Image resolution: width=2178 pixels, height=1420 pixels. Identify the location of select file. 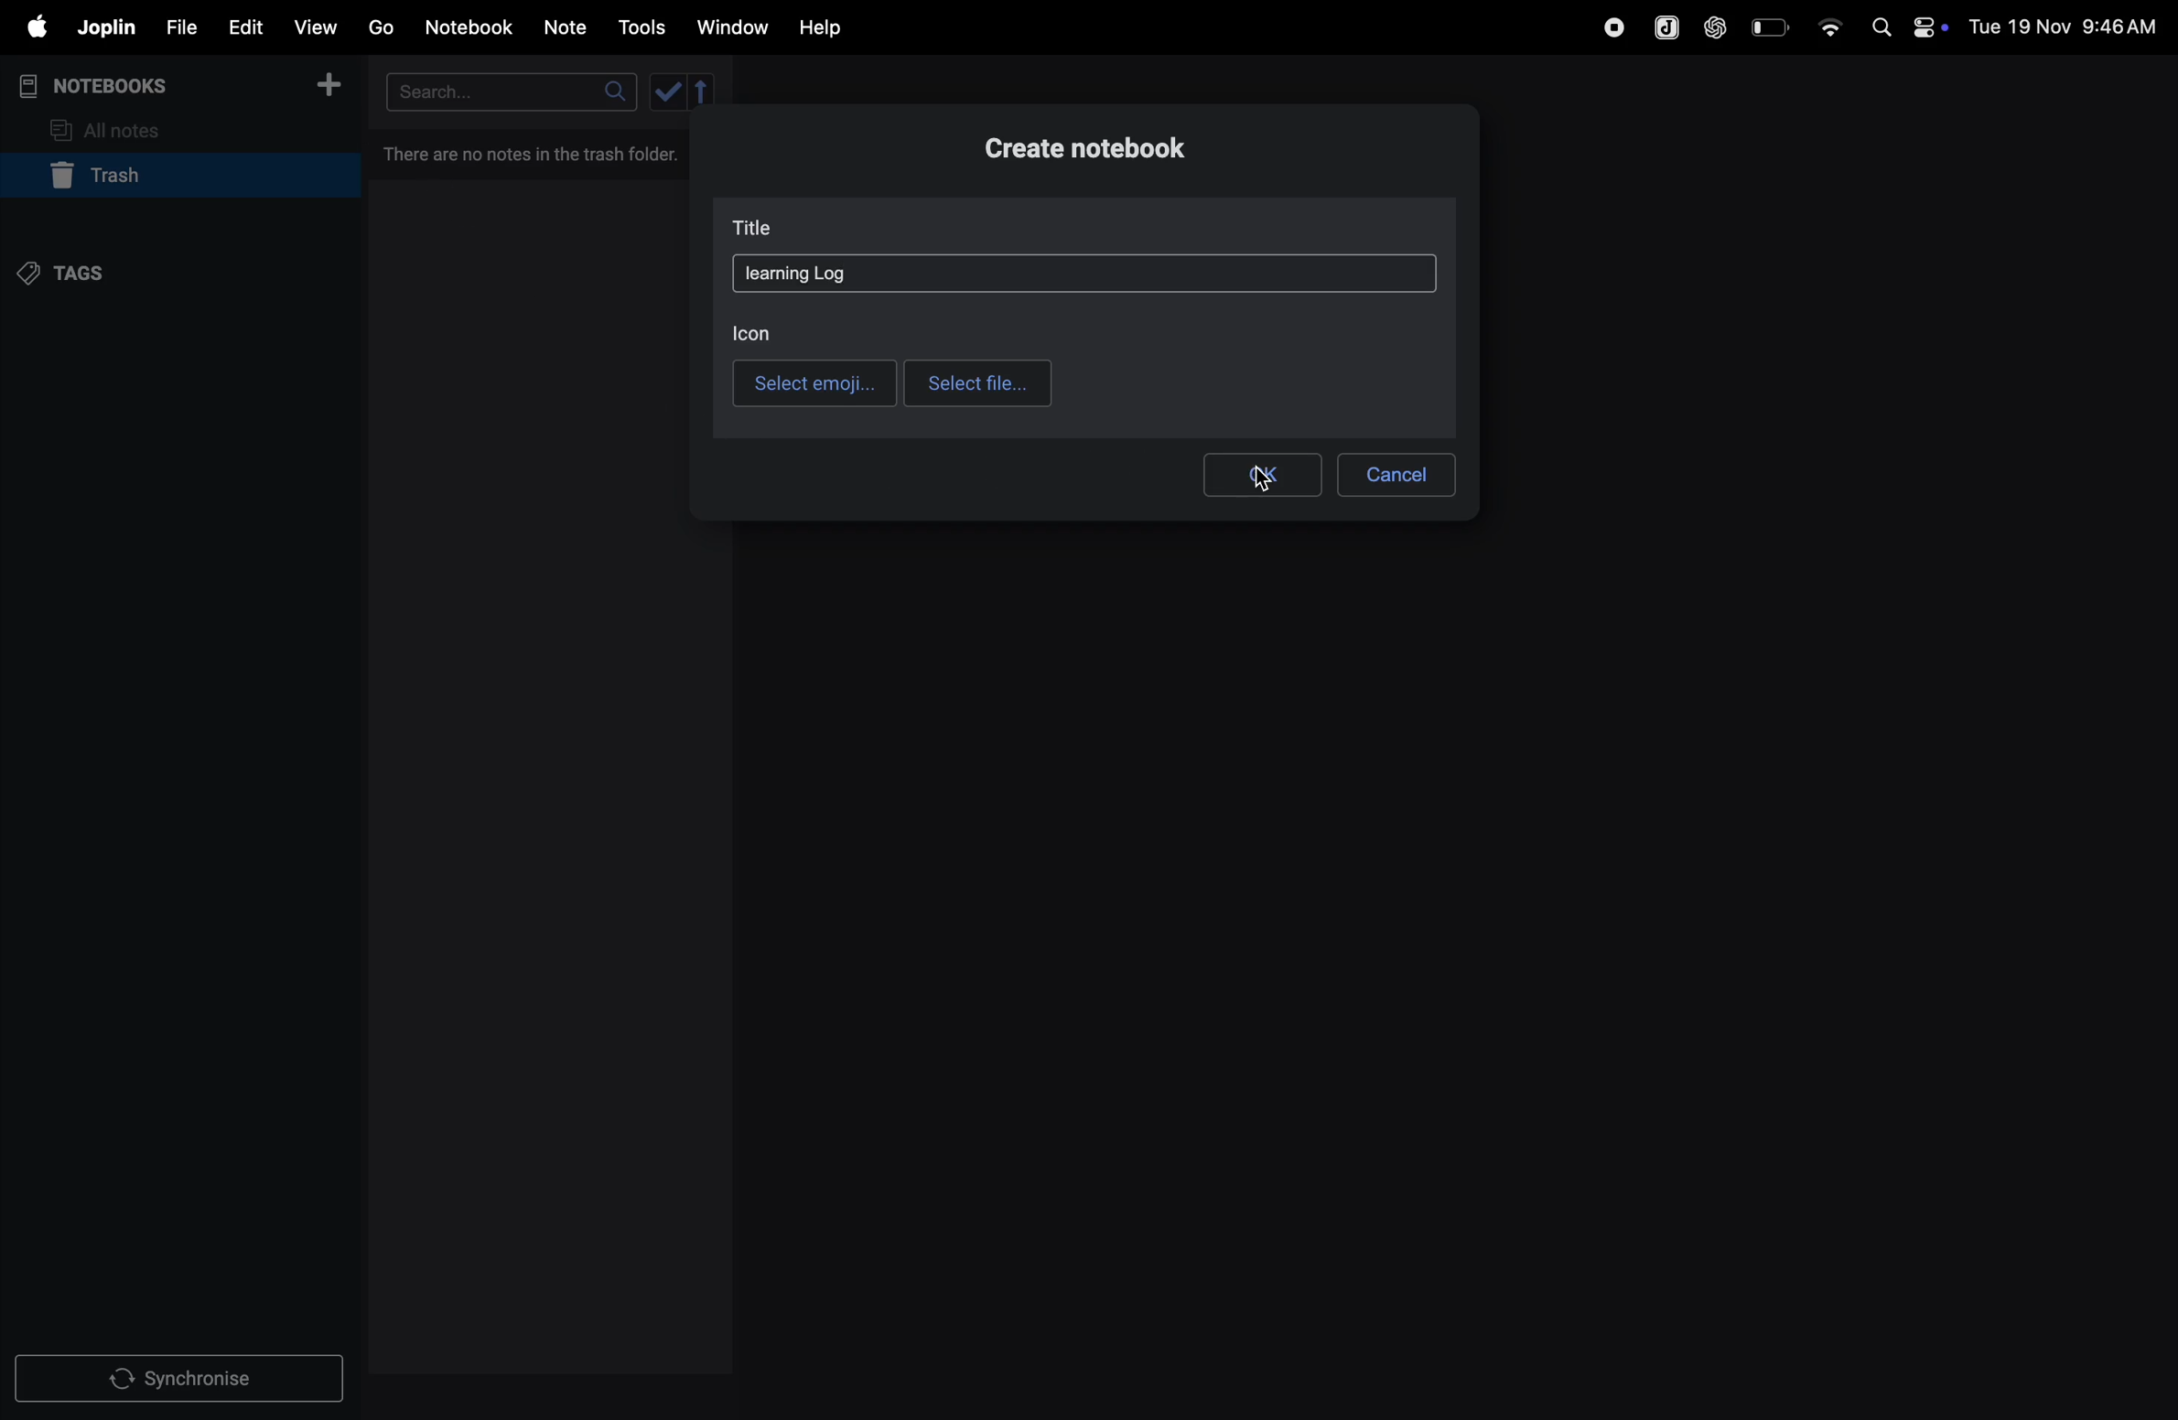
(979, 382).